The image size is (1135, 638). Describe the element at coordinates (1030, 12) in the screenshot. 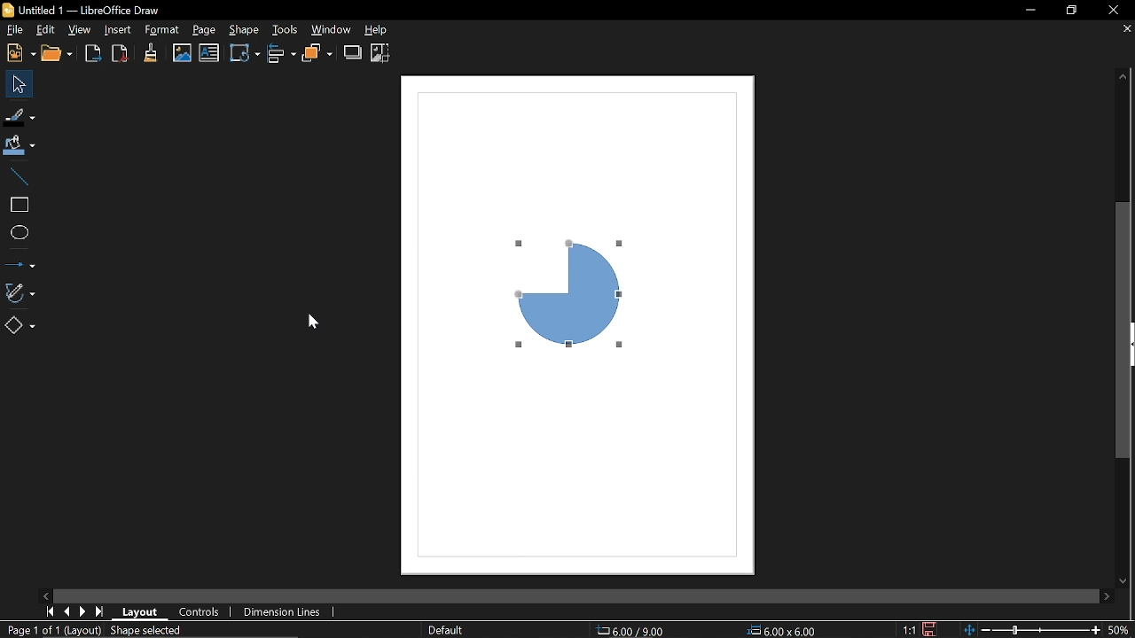

I see `Minimize` at that location.